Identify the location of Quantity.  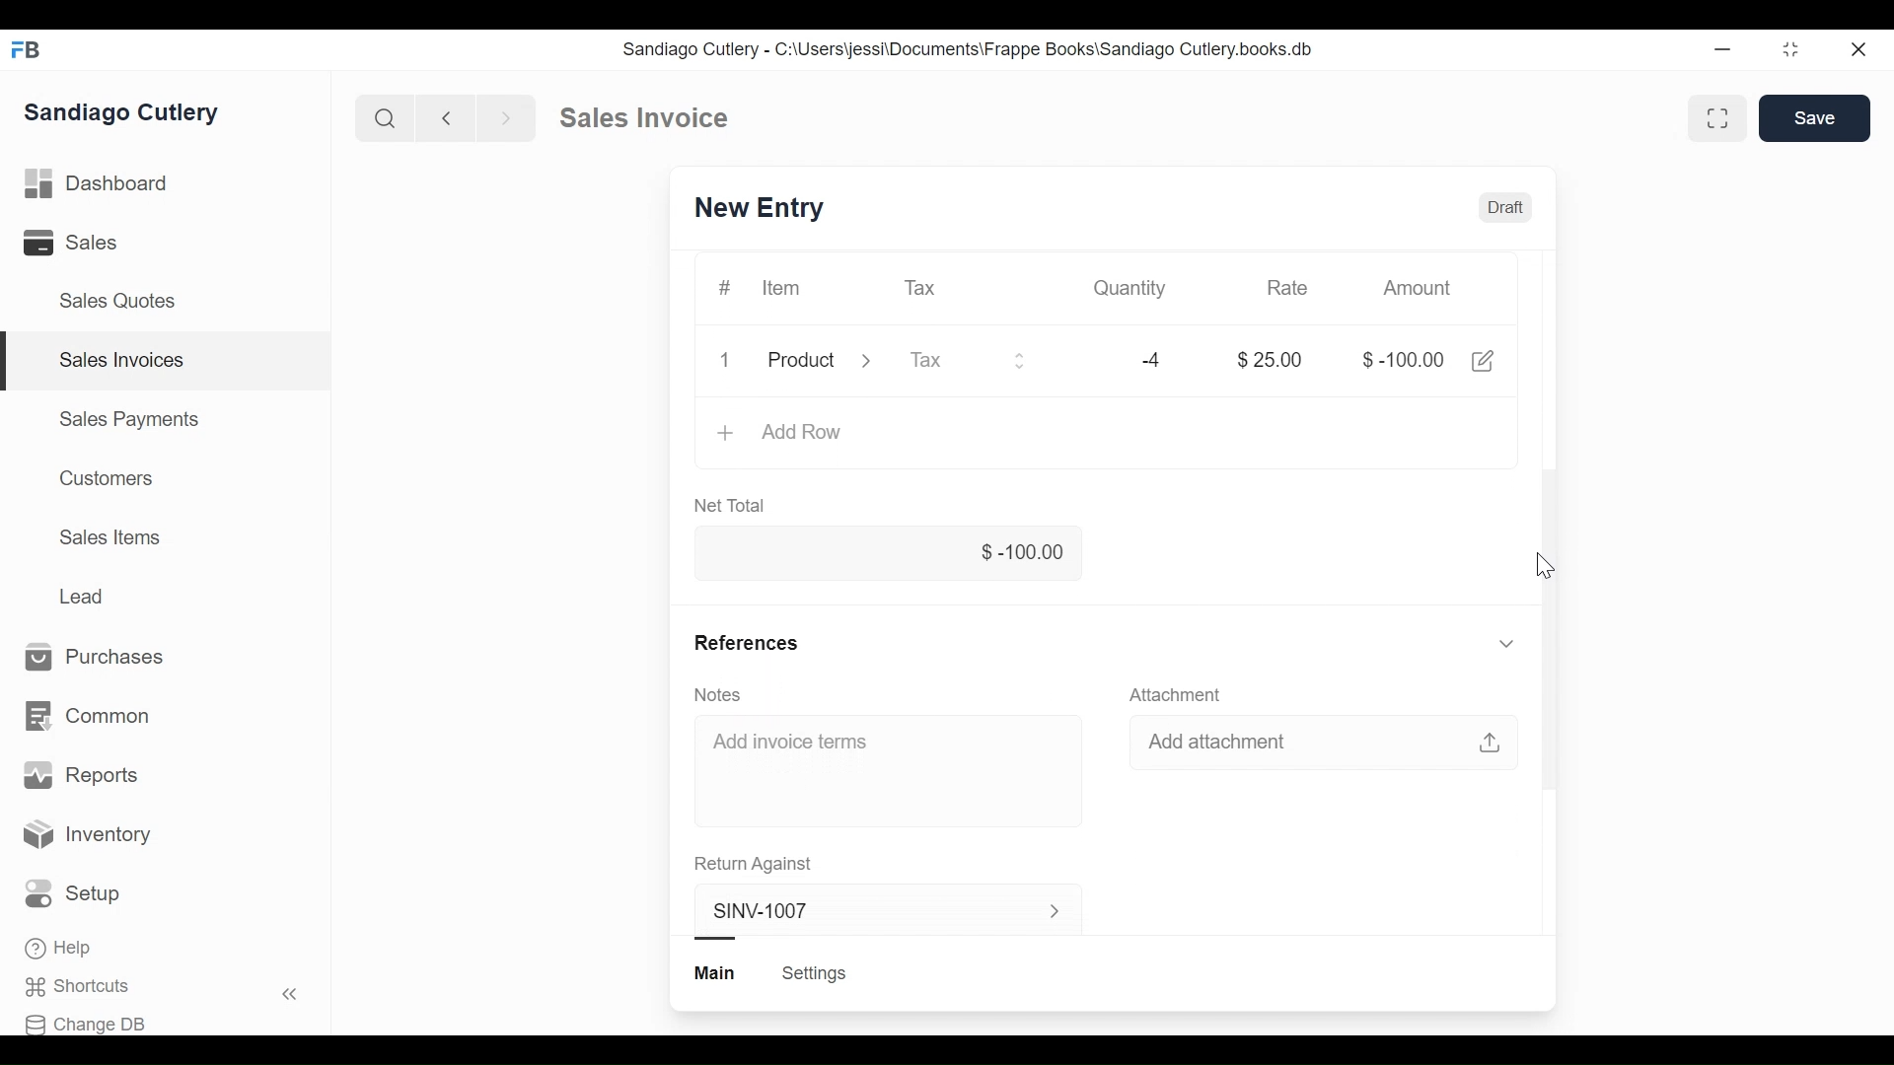
(1132, 288).